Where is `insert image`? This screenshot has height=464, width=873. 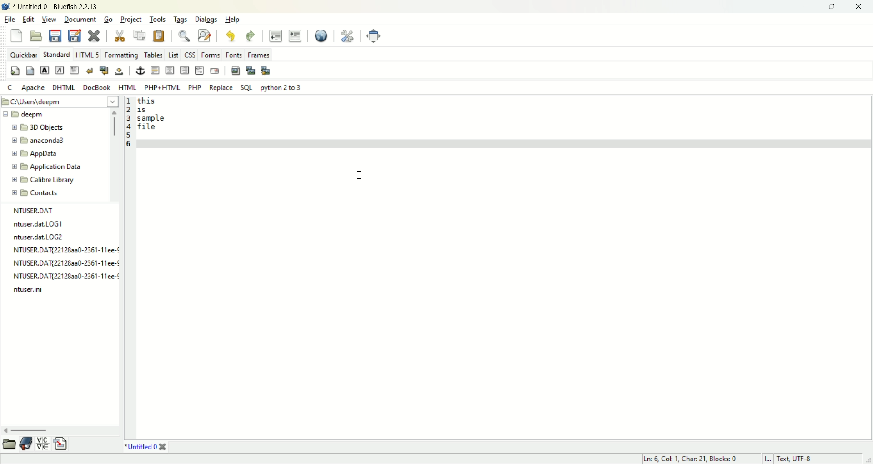 insert image is located at coordinates (235, 70).